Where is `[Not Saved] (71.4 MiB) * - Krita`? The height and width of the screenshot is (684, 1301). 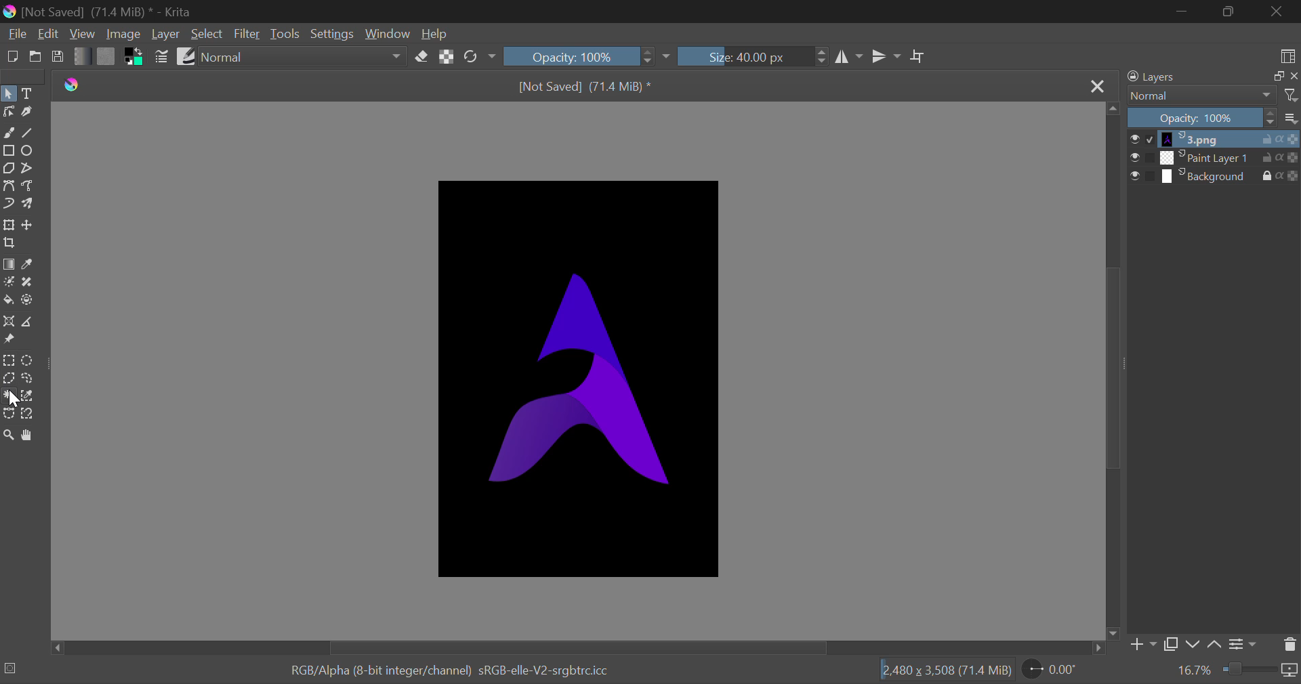 [Not Saved] (71.4 MiB) * - Krita is located at coordinates (108, 12).